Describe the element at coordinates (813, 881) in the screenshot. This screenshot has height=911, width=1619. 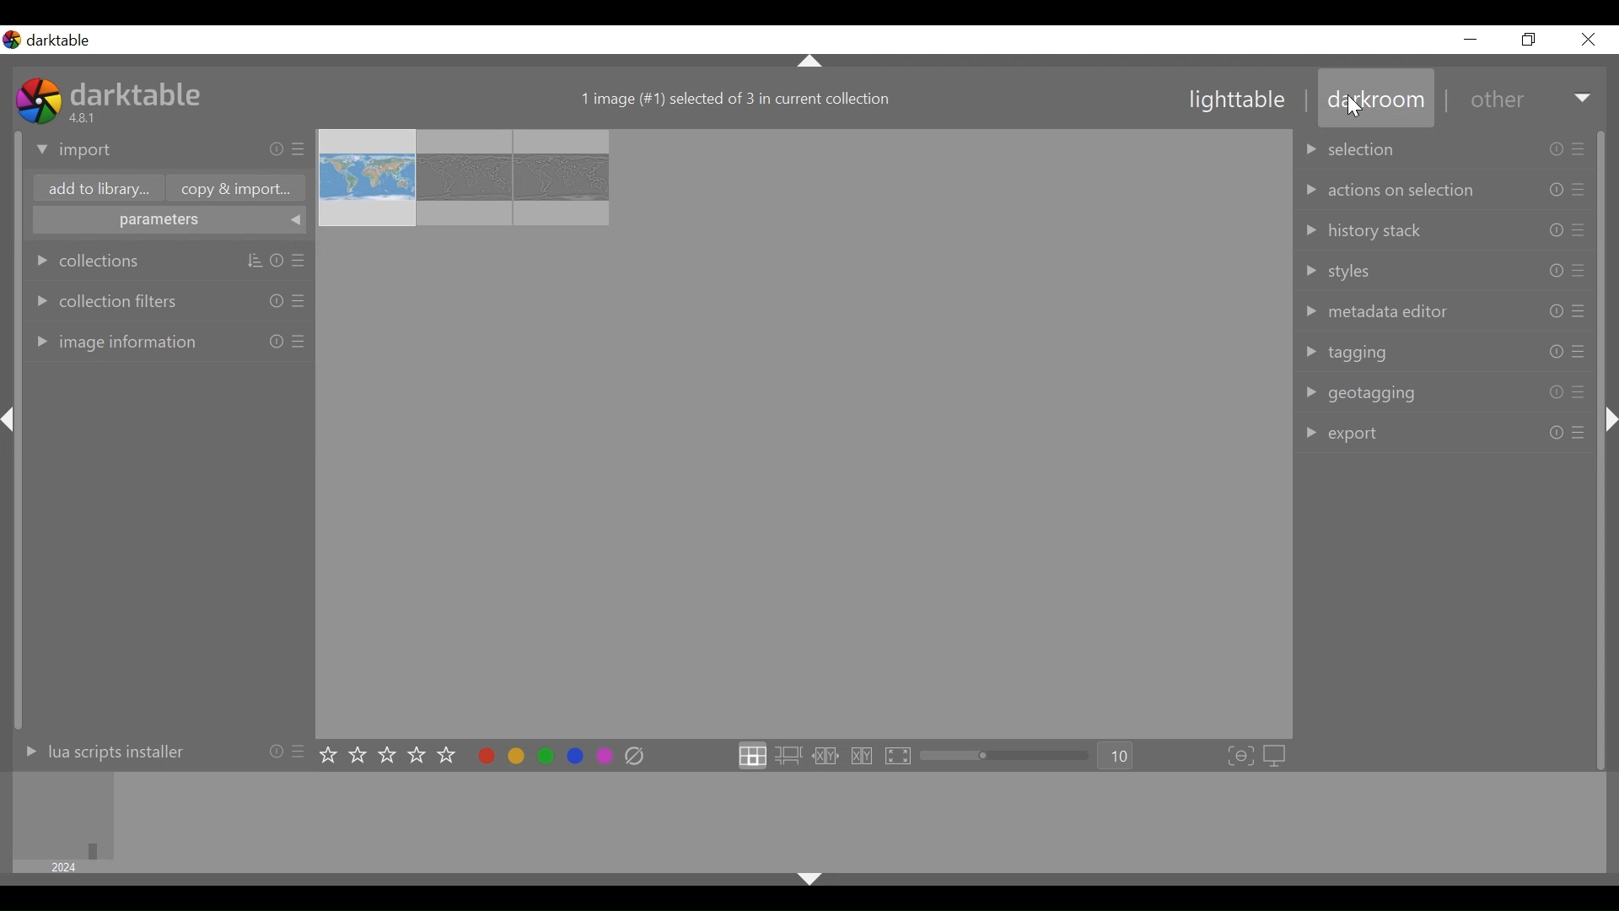
I see `` at that location.